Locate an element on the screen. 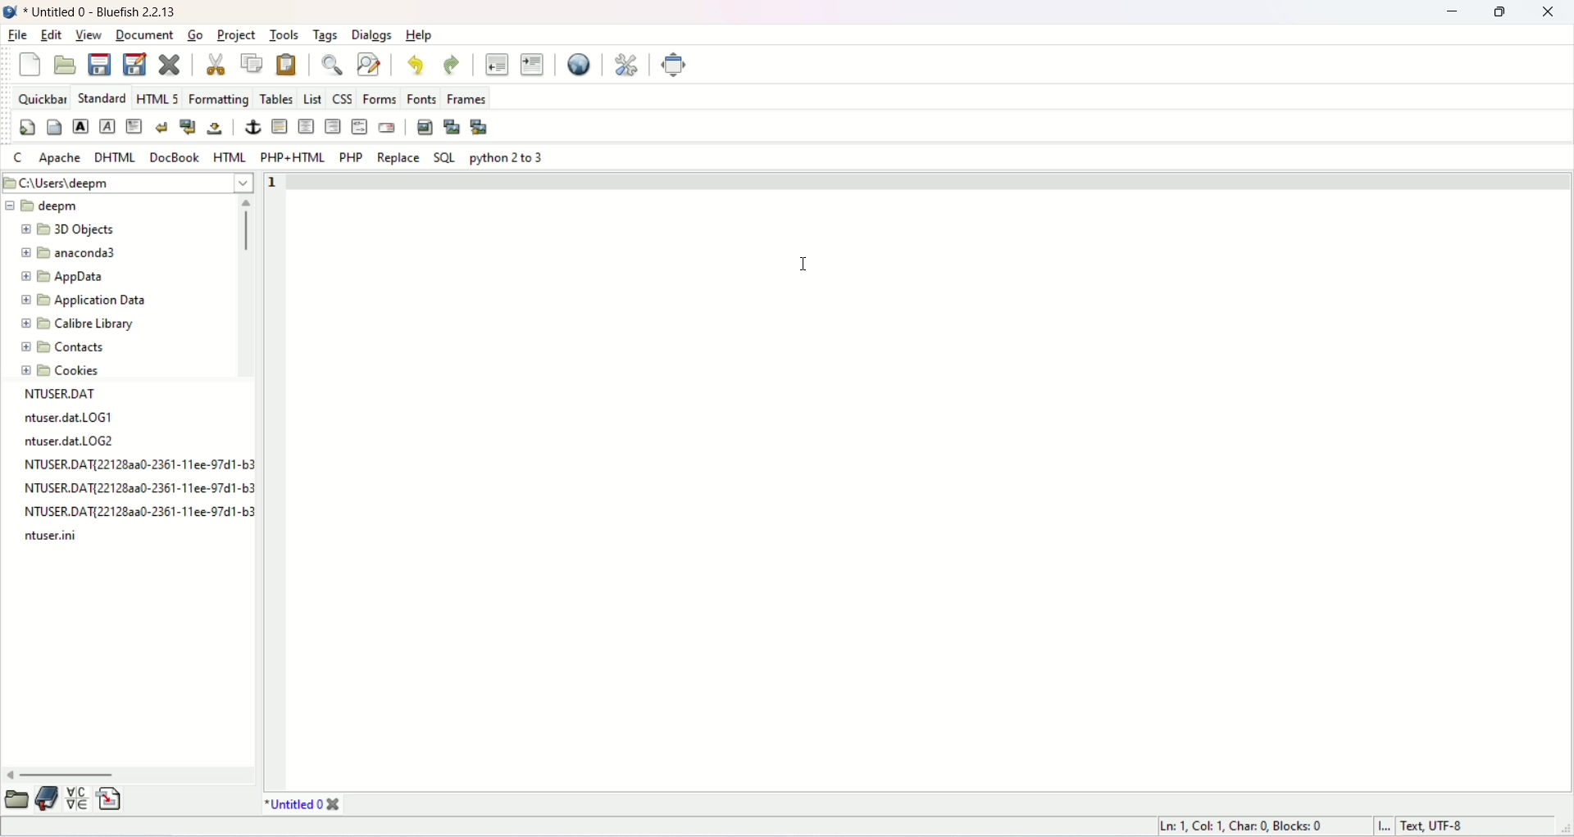  body is located at coordinates (53, 129).